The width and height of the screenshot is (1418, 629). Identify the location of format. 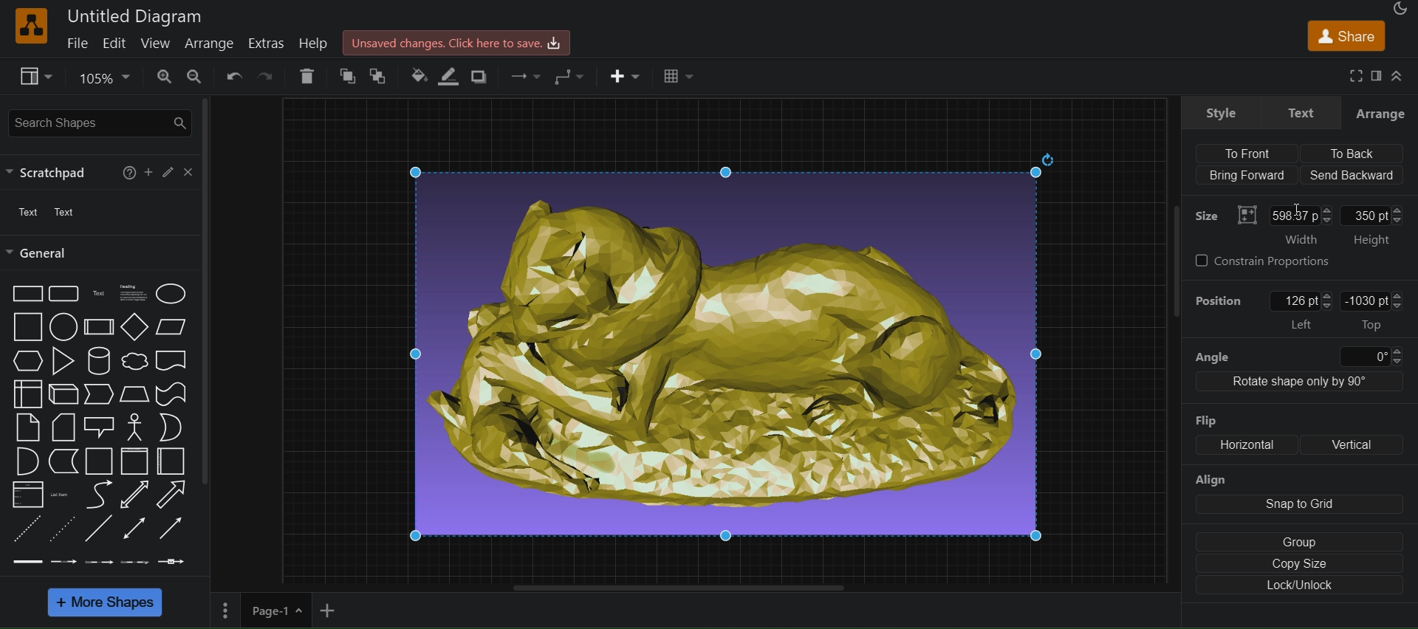
(1376, 74).